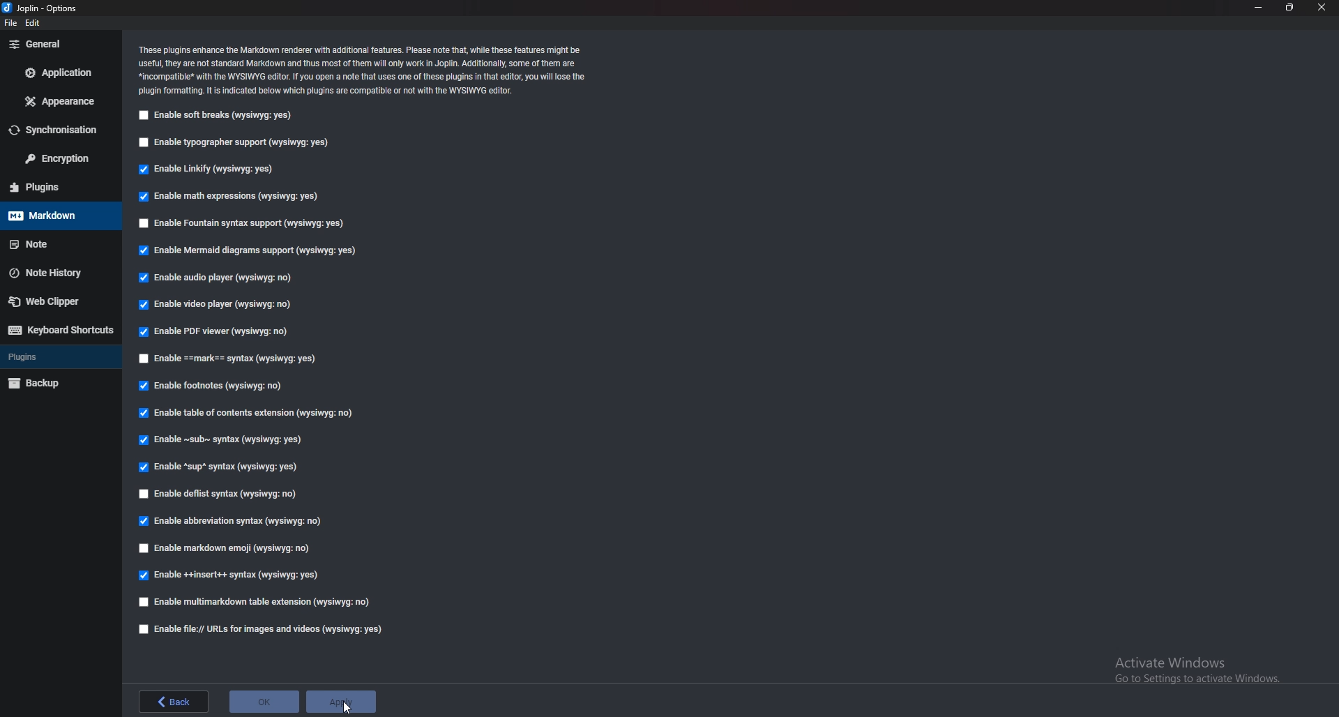  Describe the element at coordinates (211, 169) in the screenshot. I see `Enable linkify` at that location.